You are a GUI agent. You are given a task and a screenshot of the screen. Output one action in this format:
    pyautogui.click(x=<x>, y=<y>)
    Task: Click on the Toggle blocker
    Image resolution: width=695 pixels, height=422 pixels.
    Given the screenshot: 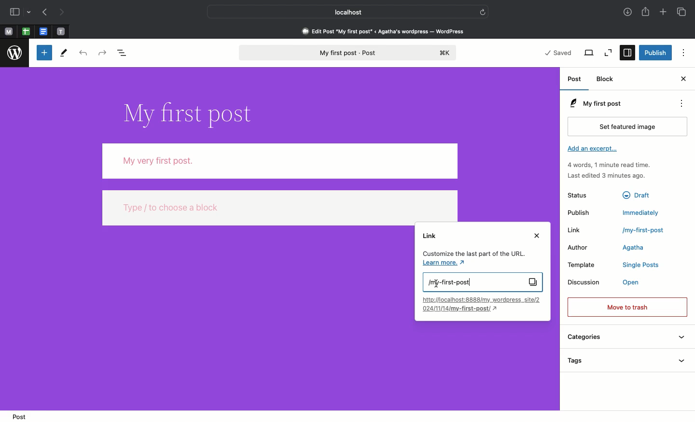 What is the action you would take?
    pyautogui.click(x=44, y=52)
    